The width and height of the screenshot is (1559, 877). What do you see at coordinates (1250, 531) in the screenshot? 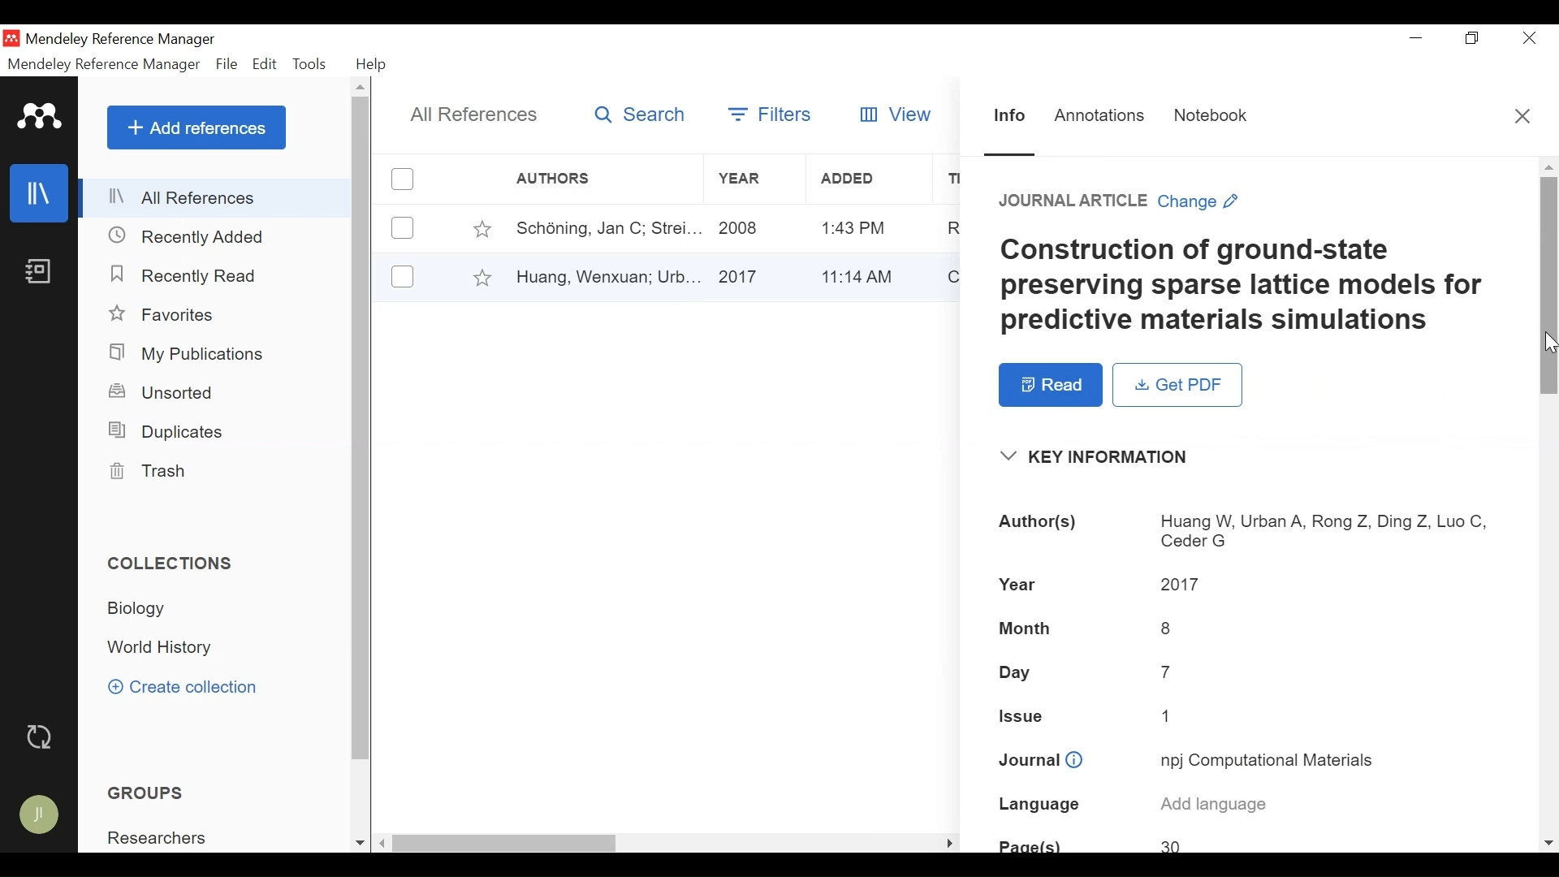
I see `Authors` at bounding box center [1250, 531].